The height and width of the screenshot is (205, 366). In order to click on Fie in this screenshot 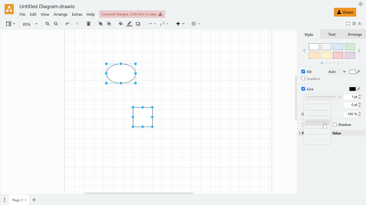, I will do `click(22, 15)`.